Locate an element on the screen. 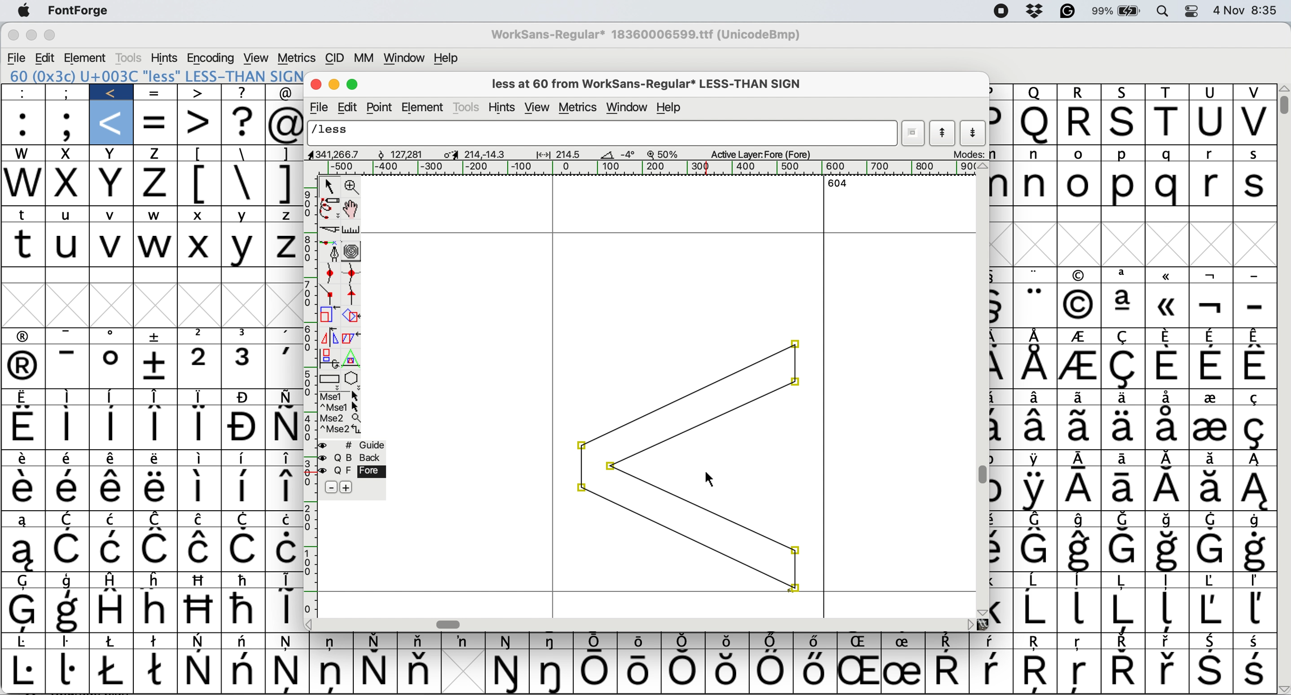  t is located at coordinates (1169, 92).